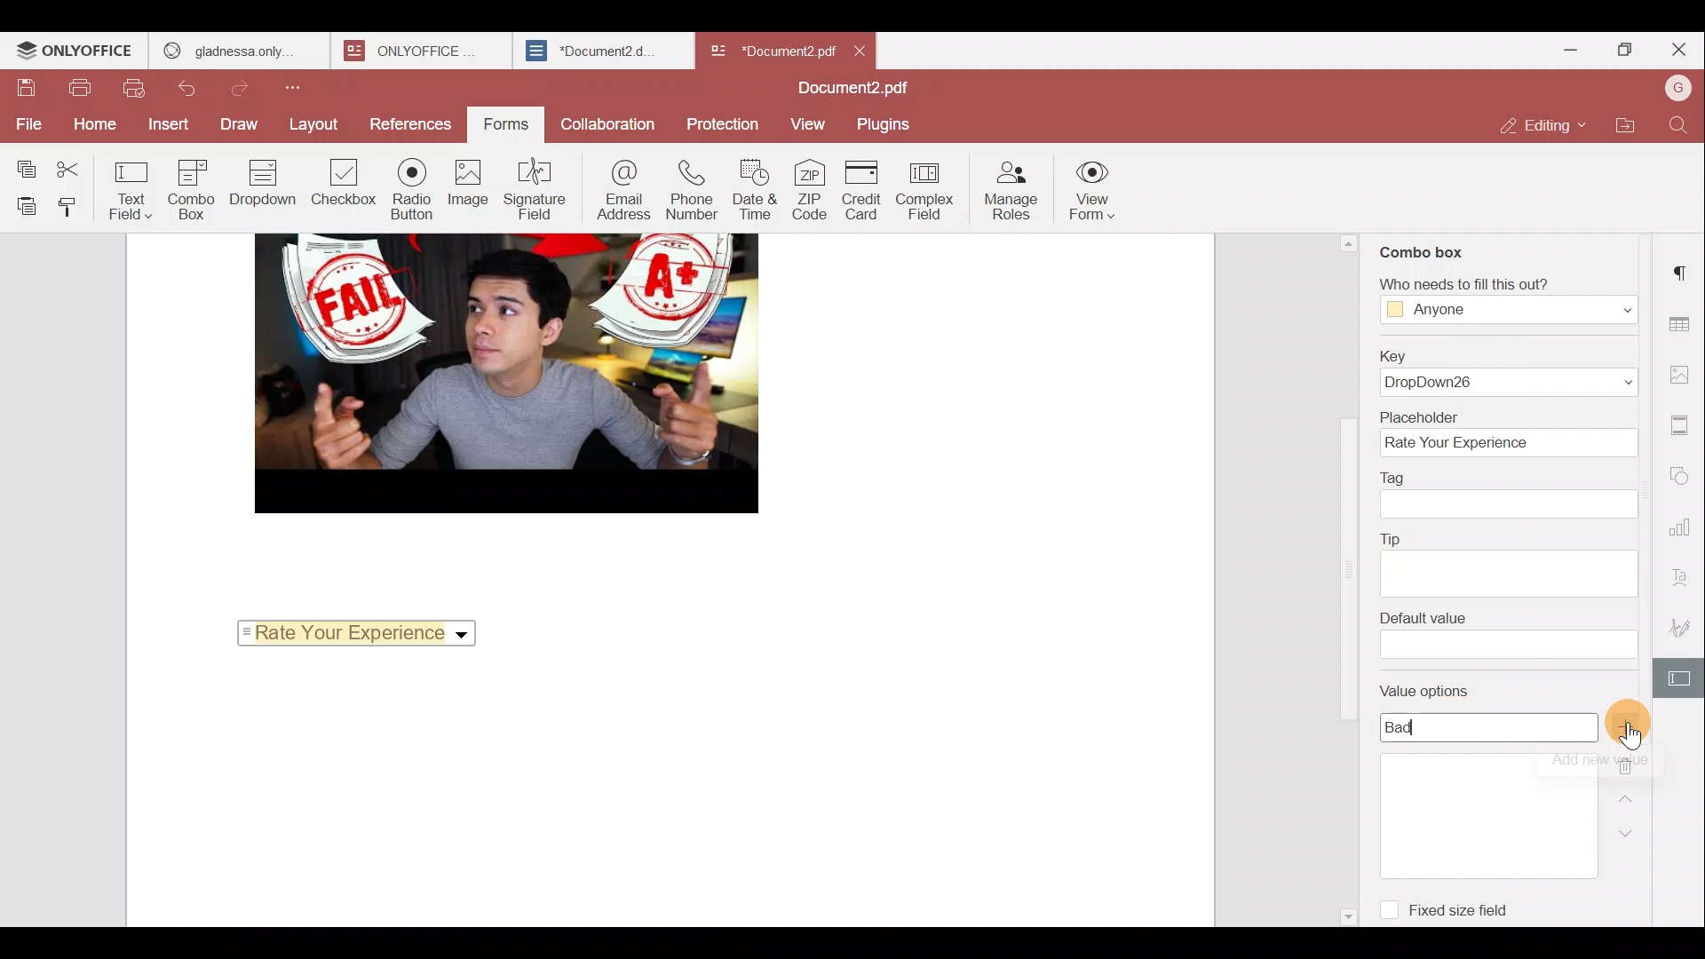 The width and height of the screenshot is (1705, 959). Describe the element at coordinates (469, 186) in the screenshot. I see `Image` at that location.